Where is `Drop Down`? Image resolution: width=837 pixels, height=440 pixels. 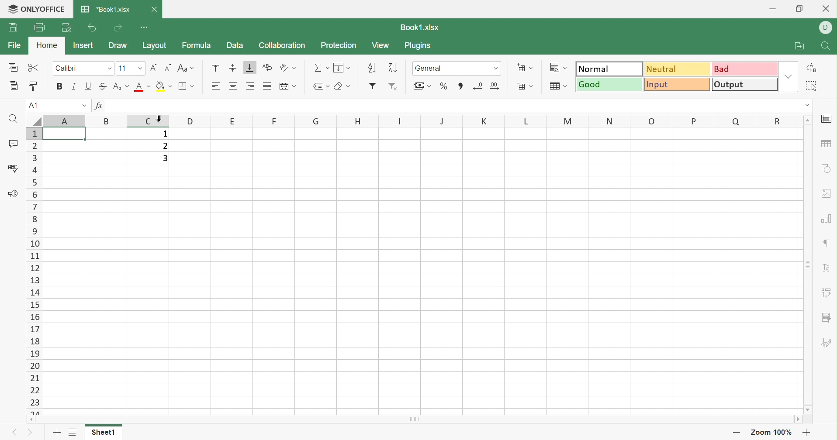 Drop Down is located at coordinates (532, 67).